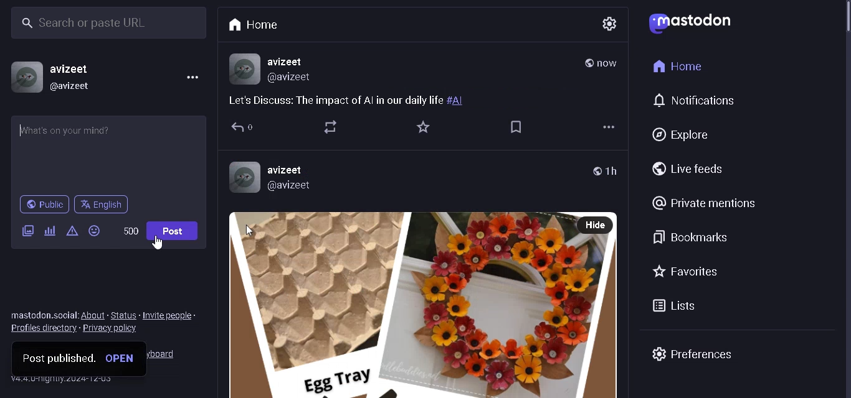  What do you see at coordinates (292, 79) in the screenshot?
I see `@username` at bounding box center [292, 79].